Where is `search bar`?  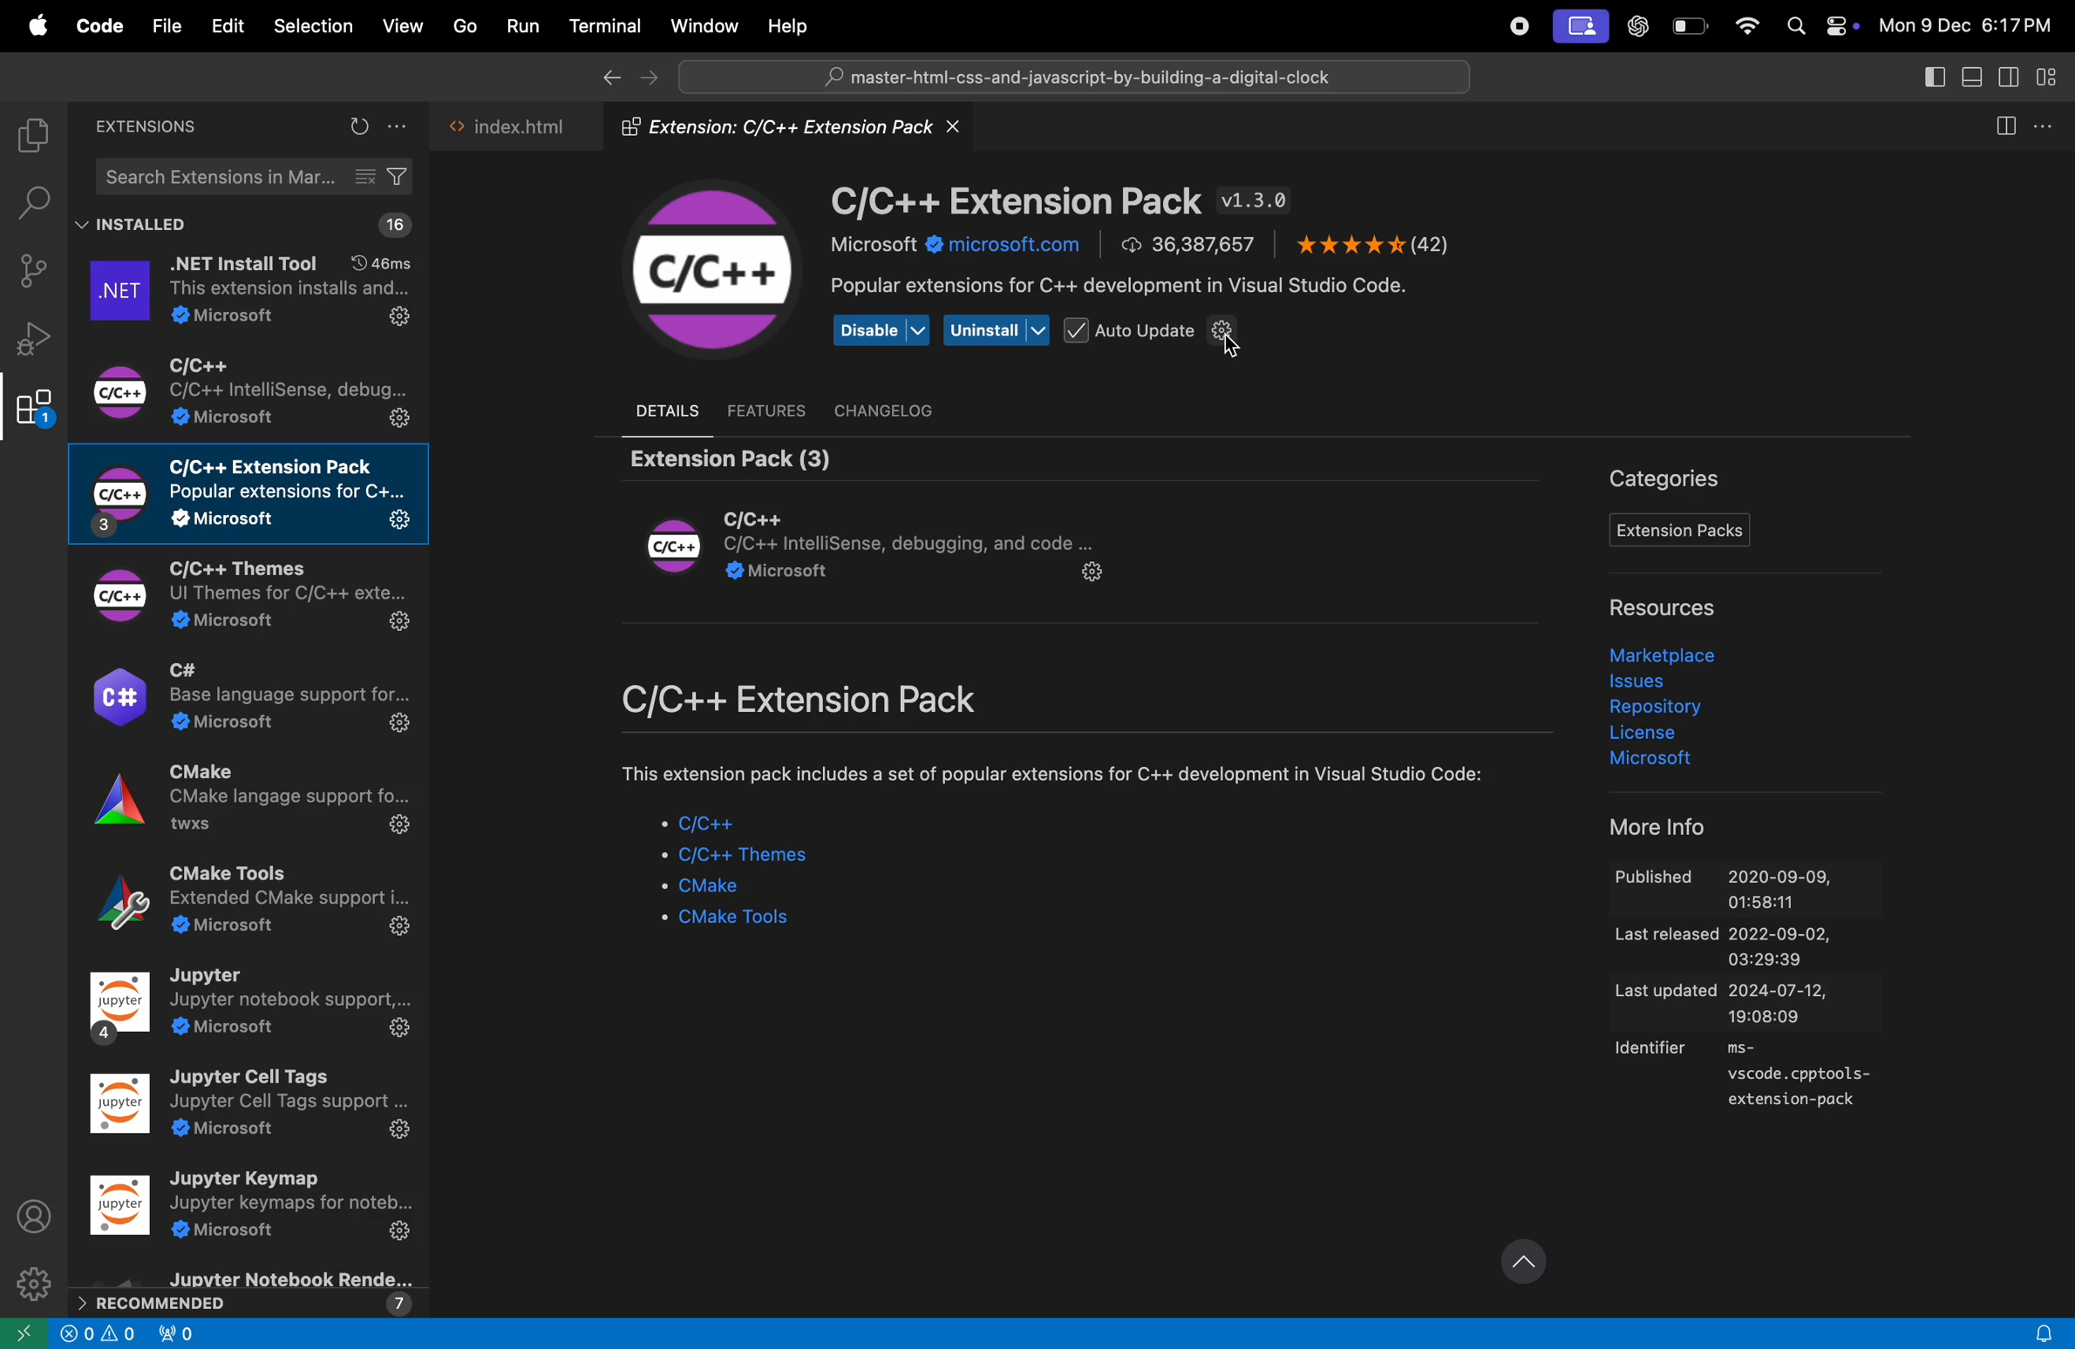 search bar is located at coordinates (1074, 75).